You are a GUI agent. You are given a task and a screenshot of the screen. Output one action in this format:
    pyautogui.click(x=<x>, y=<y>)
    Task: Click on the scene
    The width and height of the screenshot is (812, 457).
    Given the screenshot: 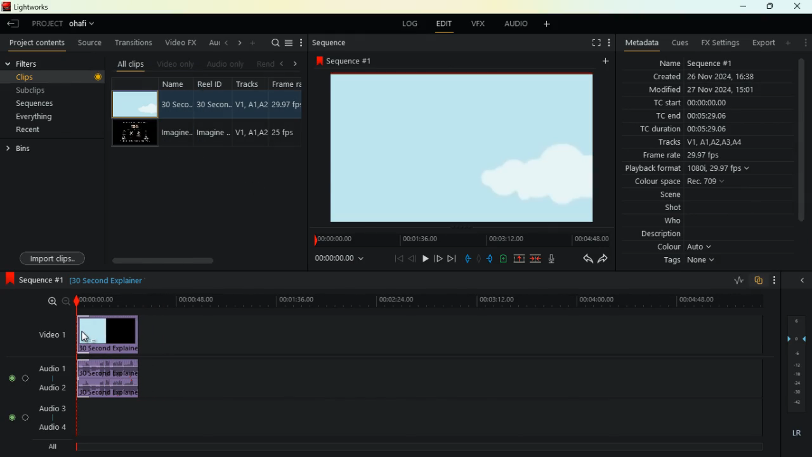 What is the action you would take?
    pyautogui.click(x=674, y=195)
    